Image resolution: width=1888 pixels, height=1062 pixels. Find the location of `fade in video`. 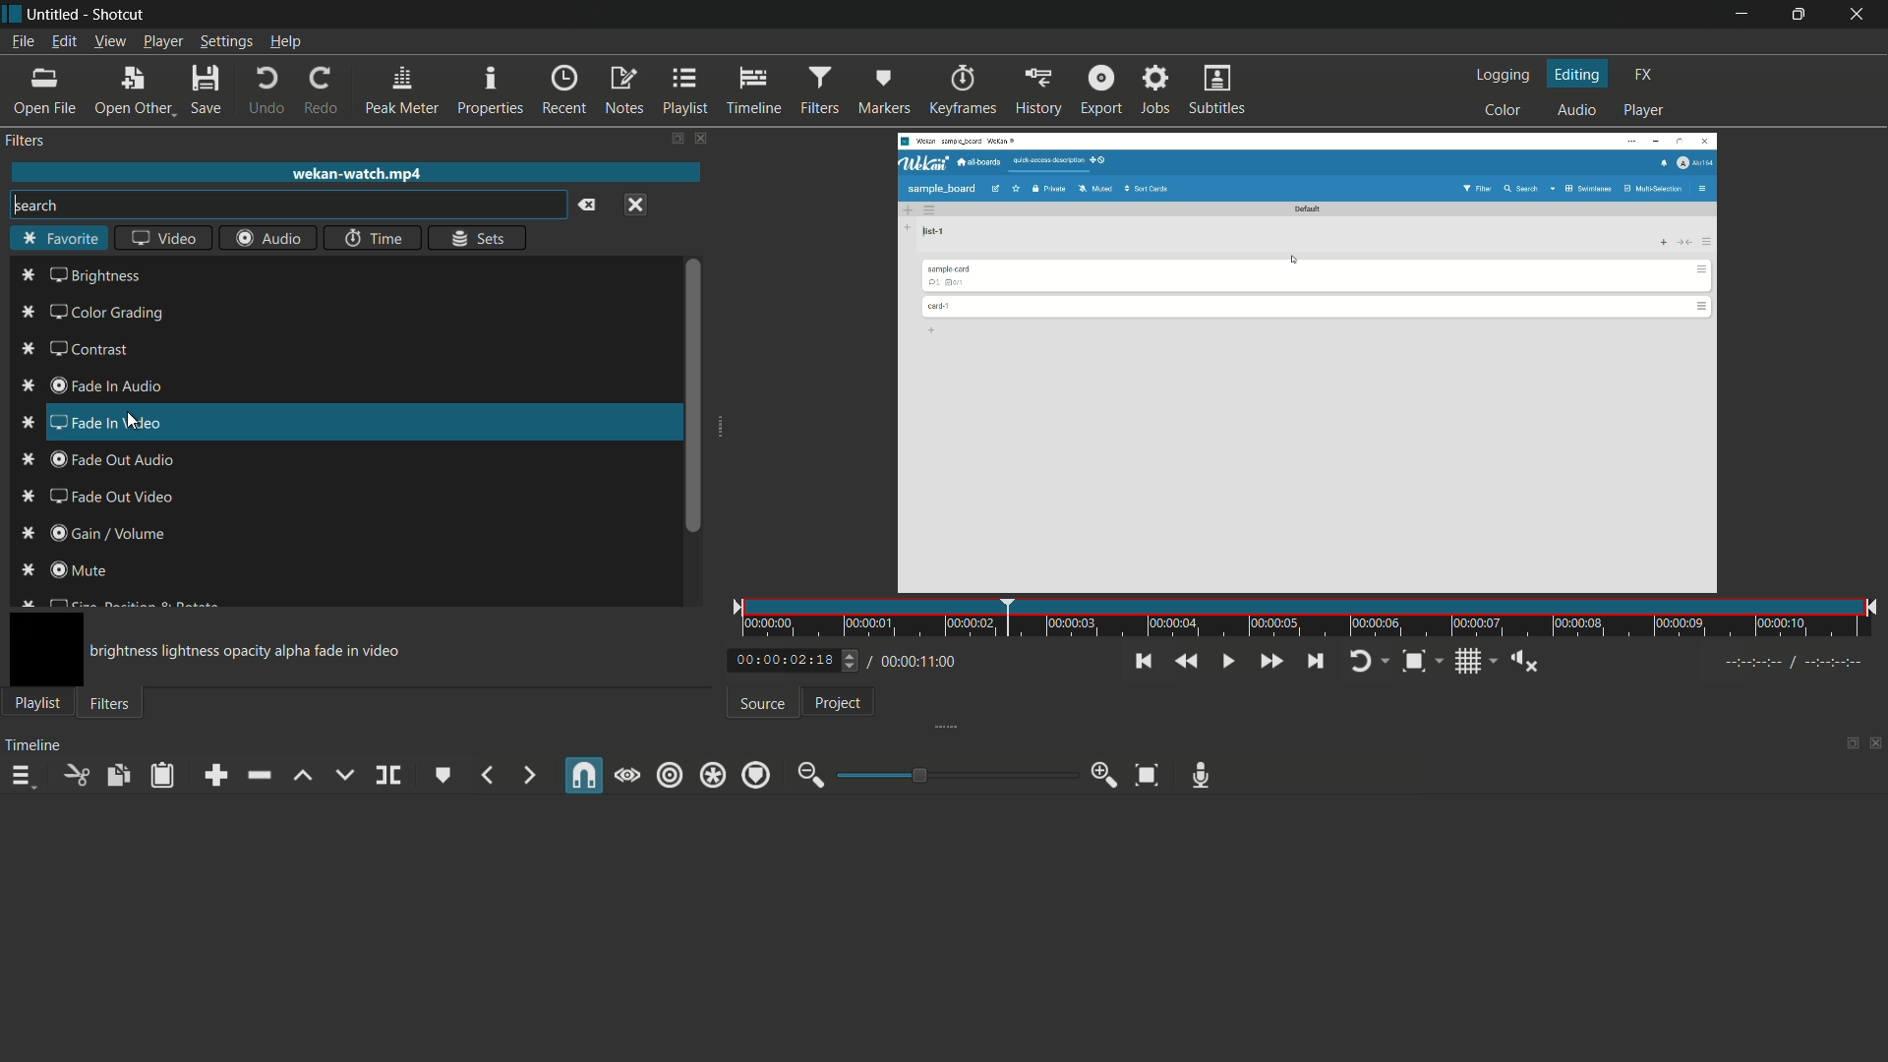

fade in video is located at coordinates (92, 424).